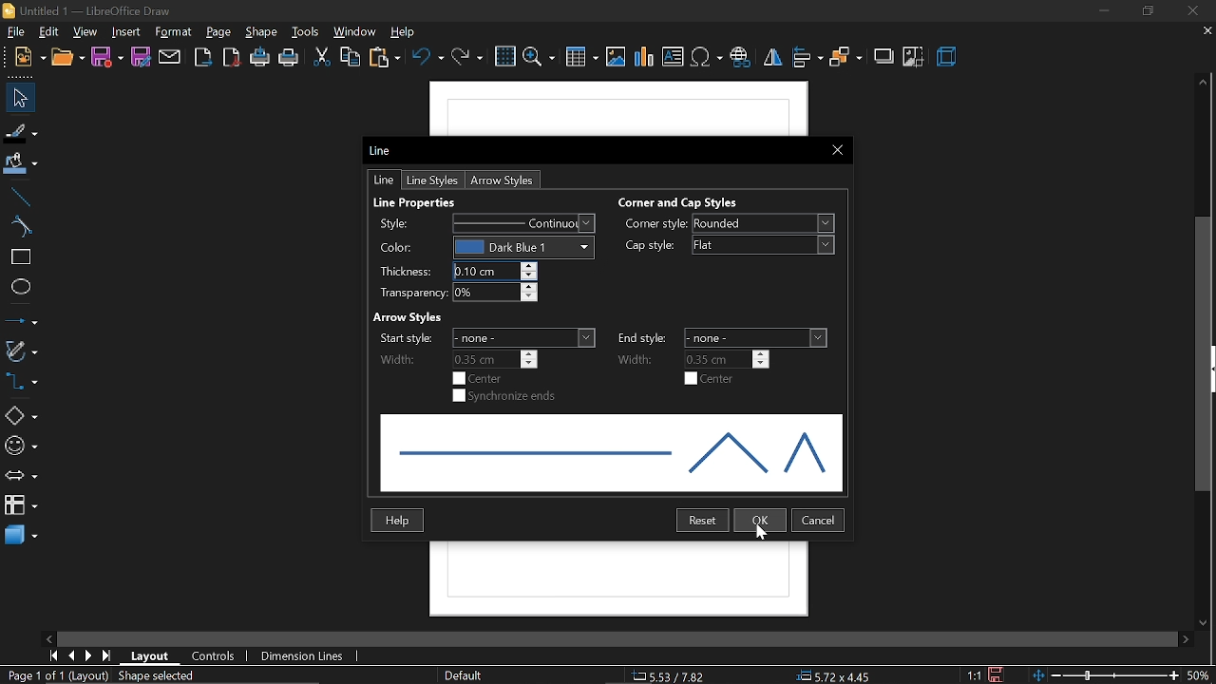  What do you see at coordinates (21, 320) in the screenshot?
I see `lines and arrows` at bounding box center [21, 320].